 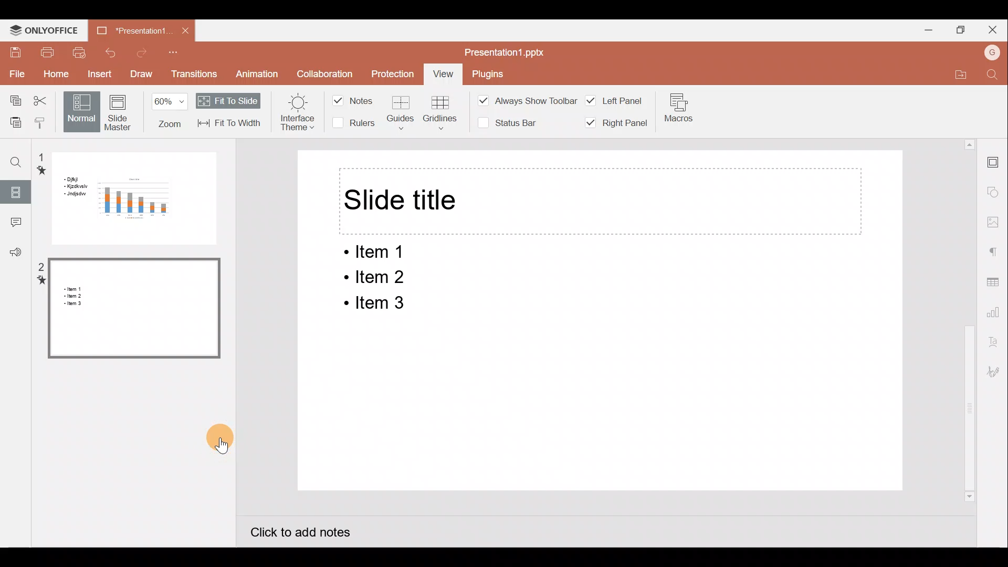 What do you see at coordinates (921, 29) in the screenshot?
I see `Minimize` at bounding box center [921, 29].